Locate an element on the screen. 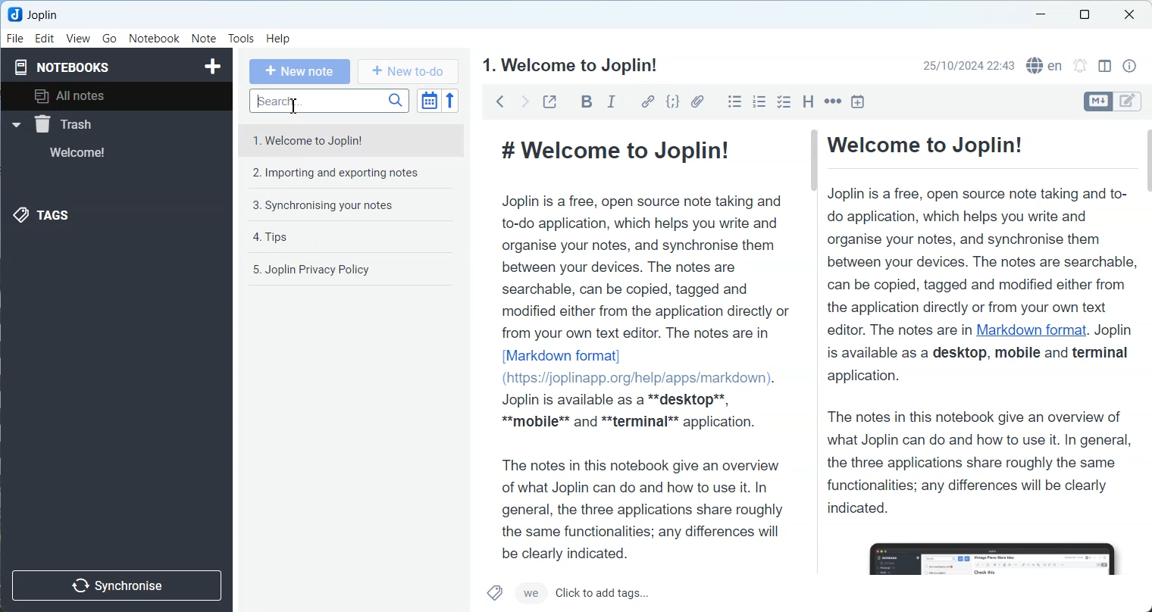 This screenshot has width=1152, height=612. welcome to joplin is located at coordinates (353, 142).